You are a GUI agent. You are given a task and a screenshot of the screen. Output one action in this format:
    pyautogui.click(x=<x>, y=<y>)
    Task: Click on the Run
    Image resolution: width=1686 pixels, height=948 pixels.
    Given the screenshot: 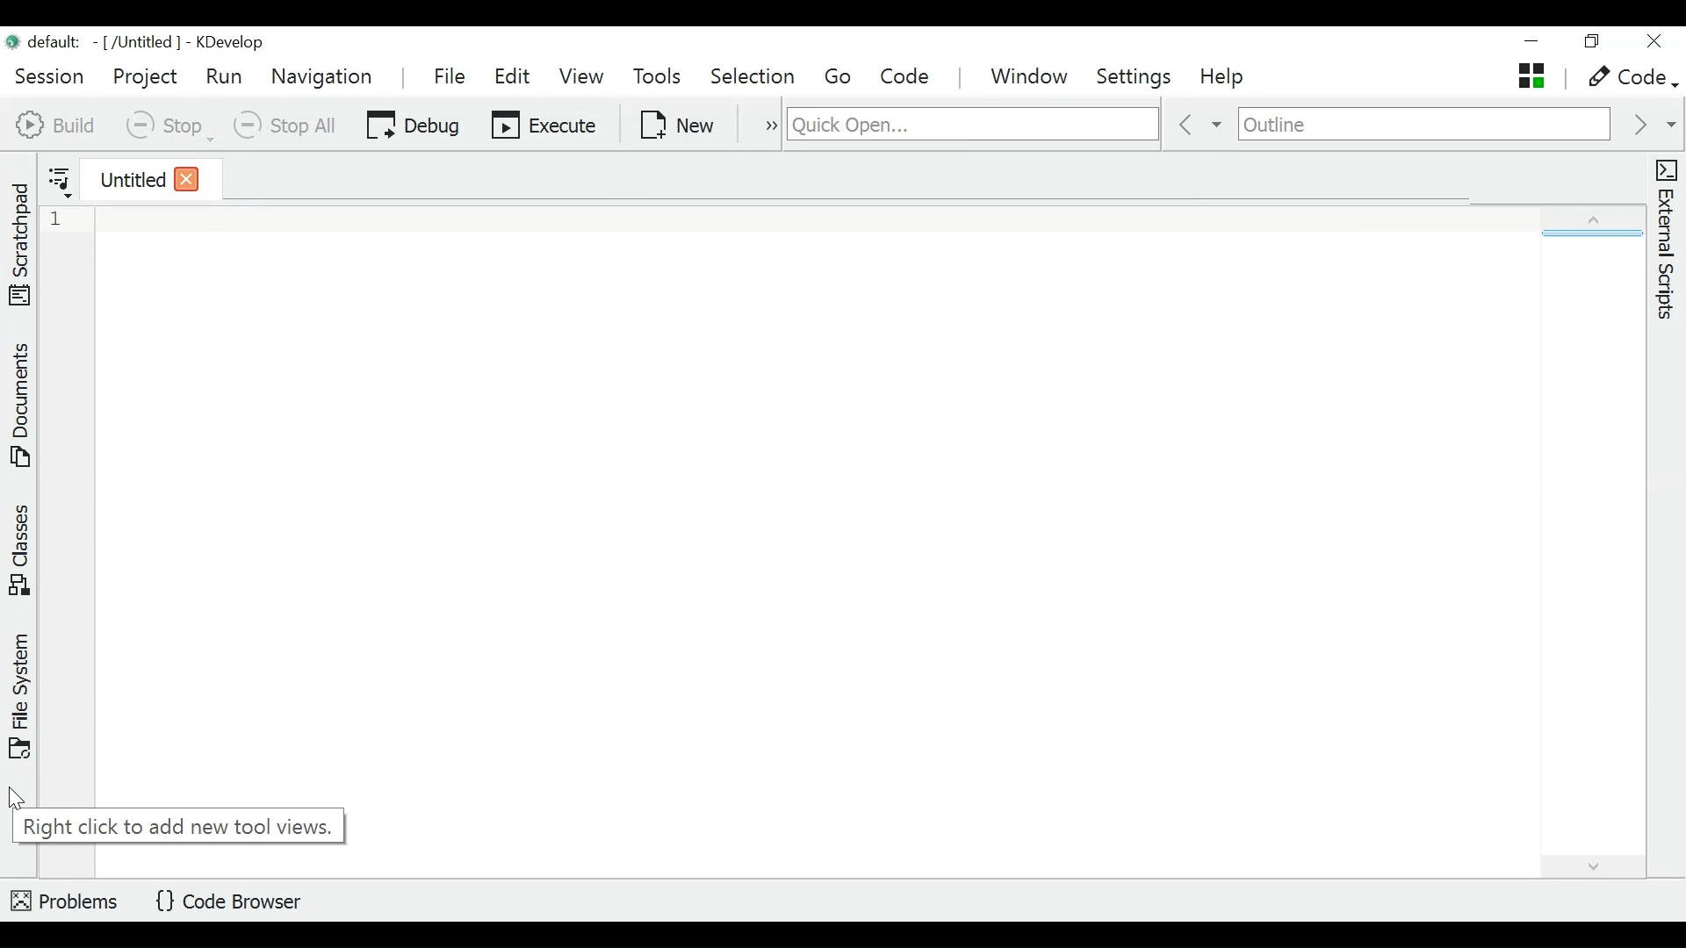 What is the action you would take?
    pyautogui.click(x=226, y=76)
    